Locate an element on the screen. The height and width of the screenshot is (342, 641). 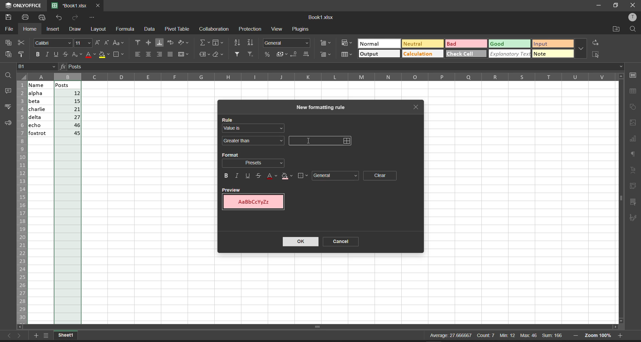
posts is located at coordinates (67, 198).